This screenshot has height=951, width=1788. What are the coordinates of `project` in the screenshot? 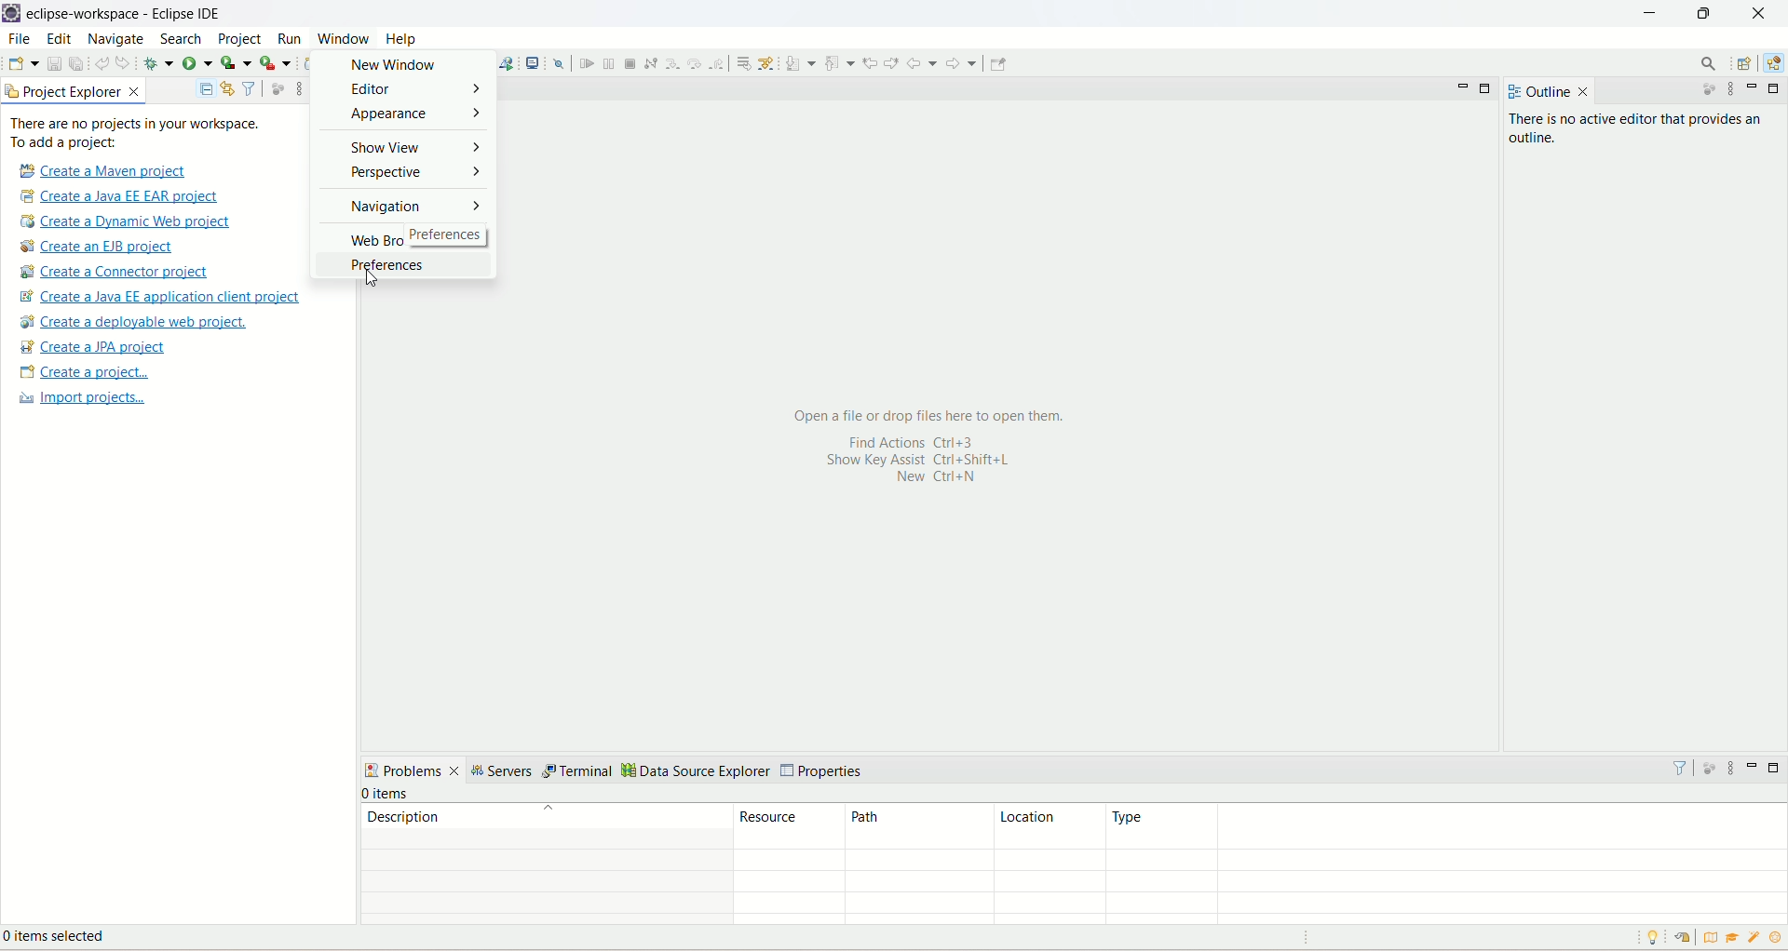 It's located at (240, 41).